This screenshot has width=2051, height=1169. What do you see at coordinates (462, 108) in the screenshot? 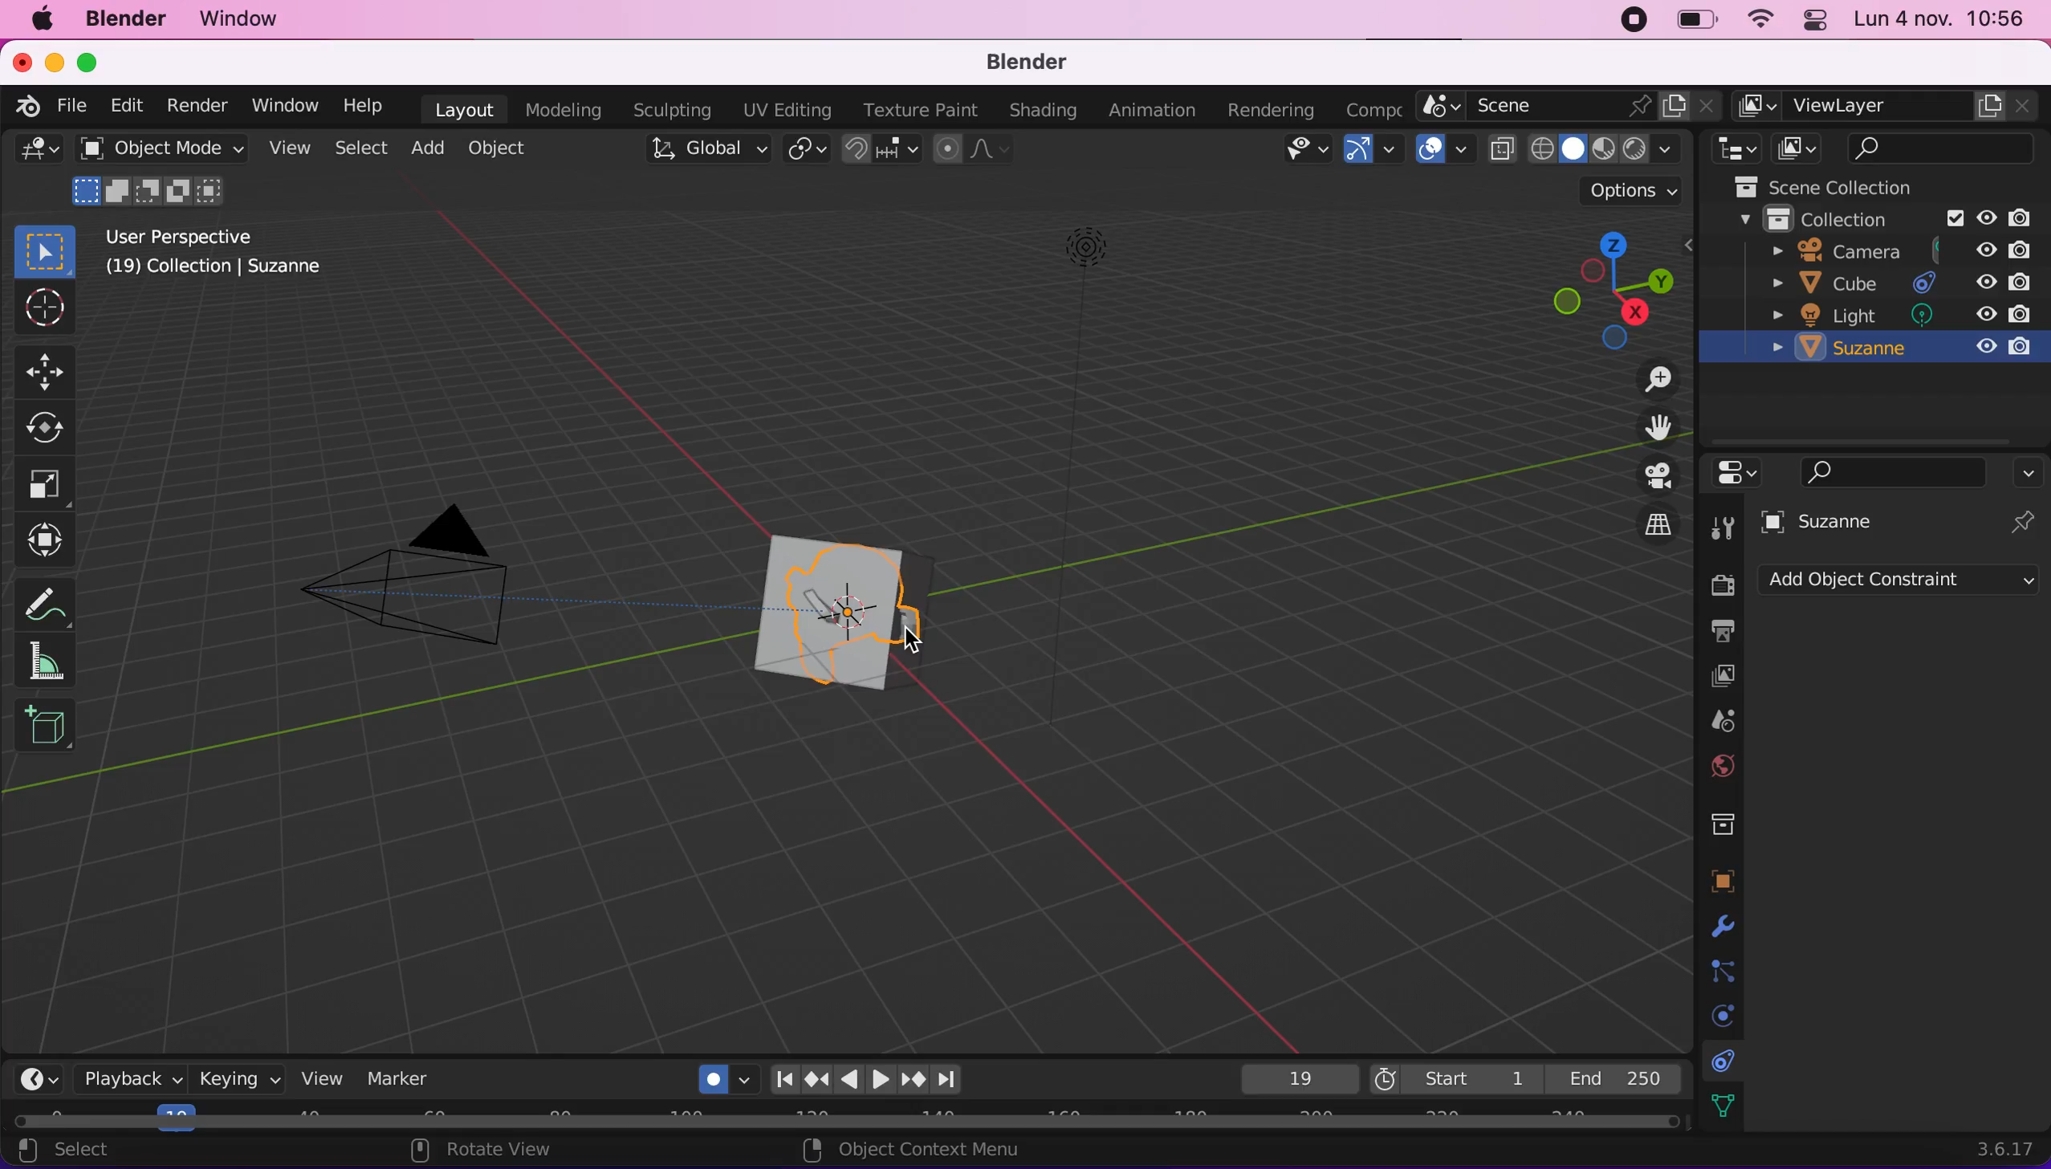
I see `layout` at bounding box center [462, 108].